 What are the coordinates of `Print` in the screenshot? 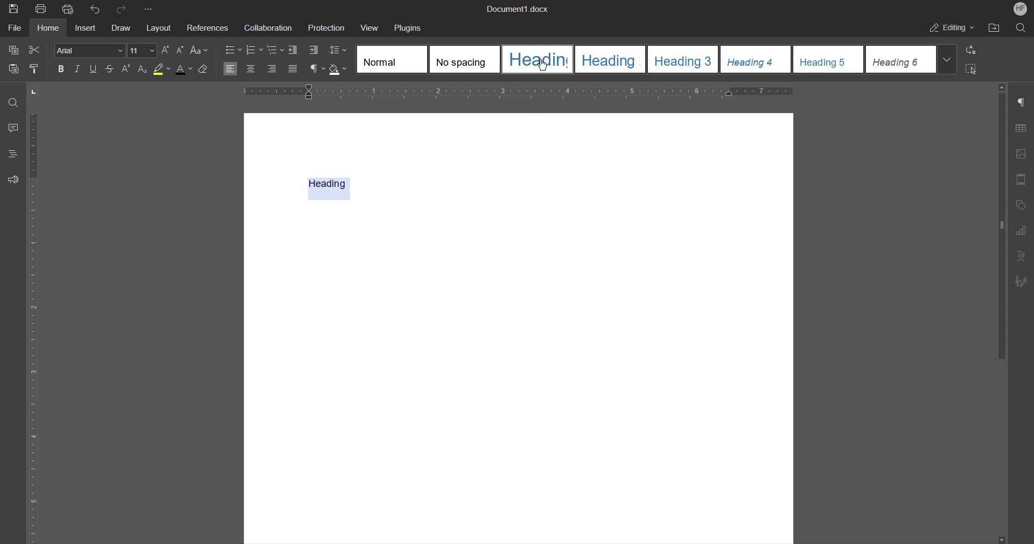 It's located at (44, 10).